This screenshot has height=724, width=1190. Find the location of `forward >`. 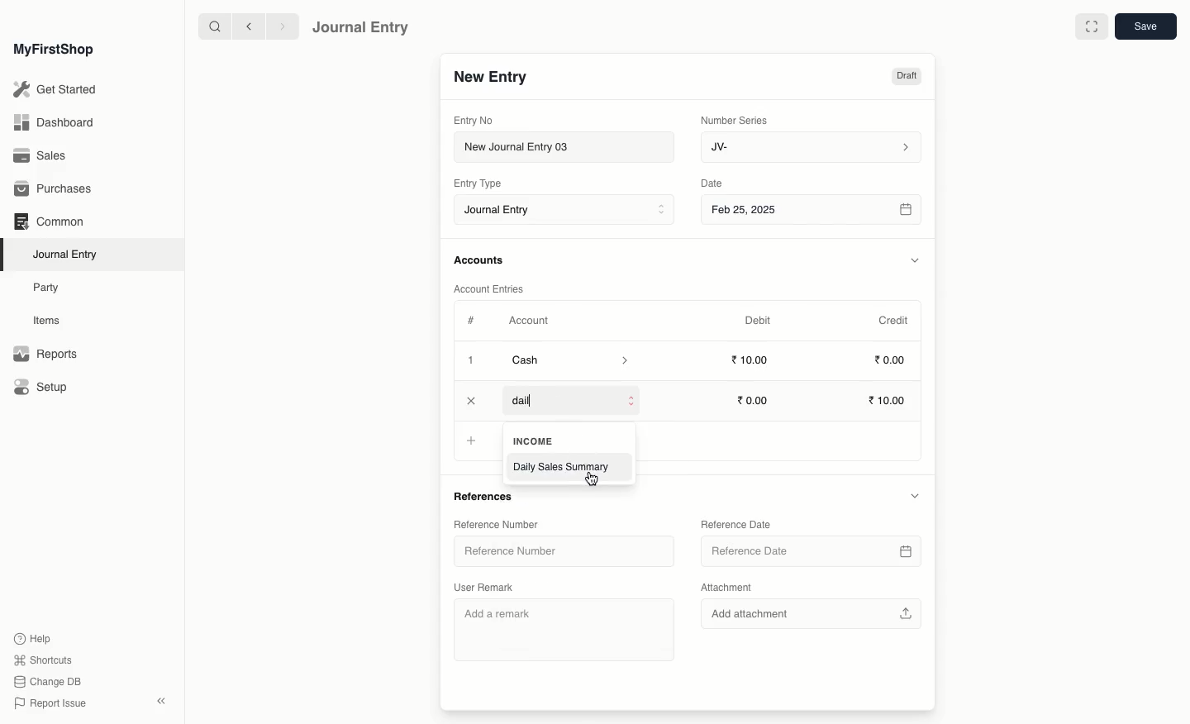

forward > is located at coordinates (278, 26).